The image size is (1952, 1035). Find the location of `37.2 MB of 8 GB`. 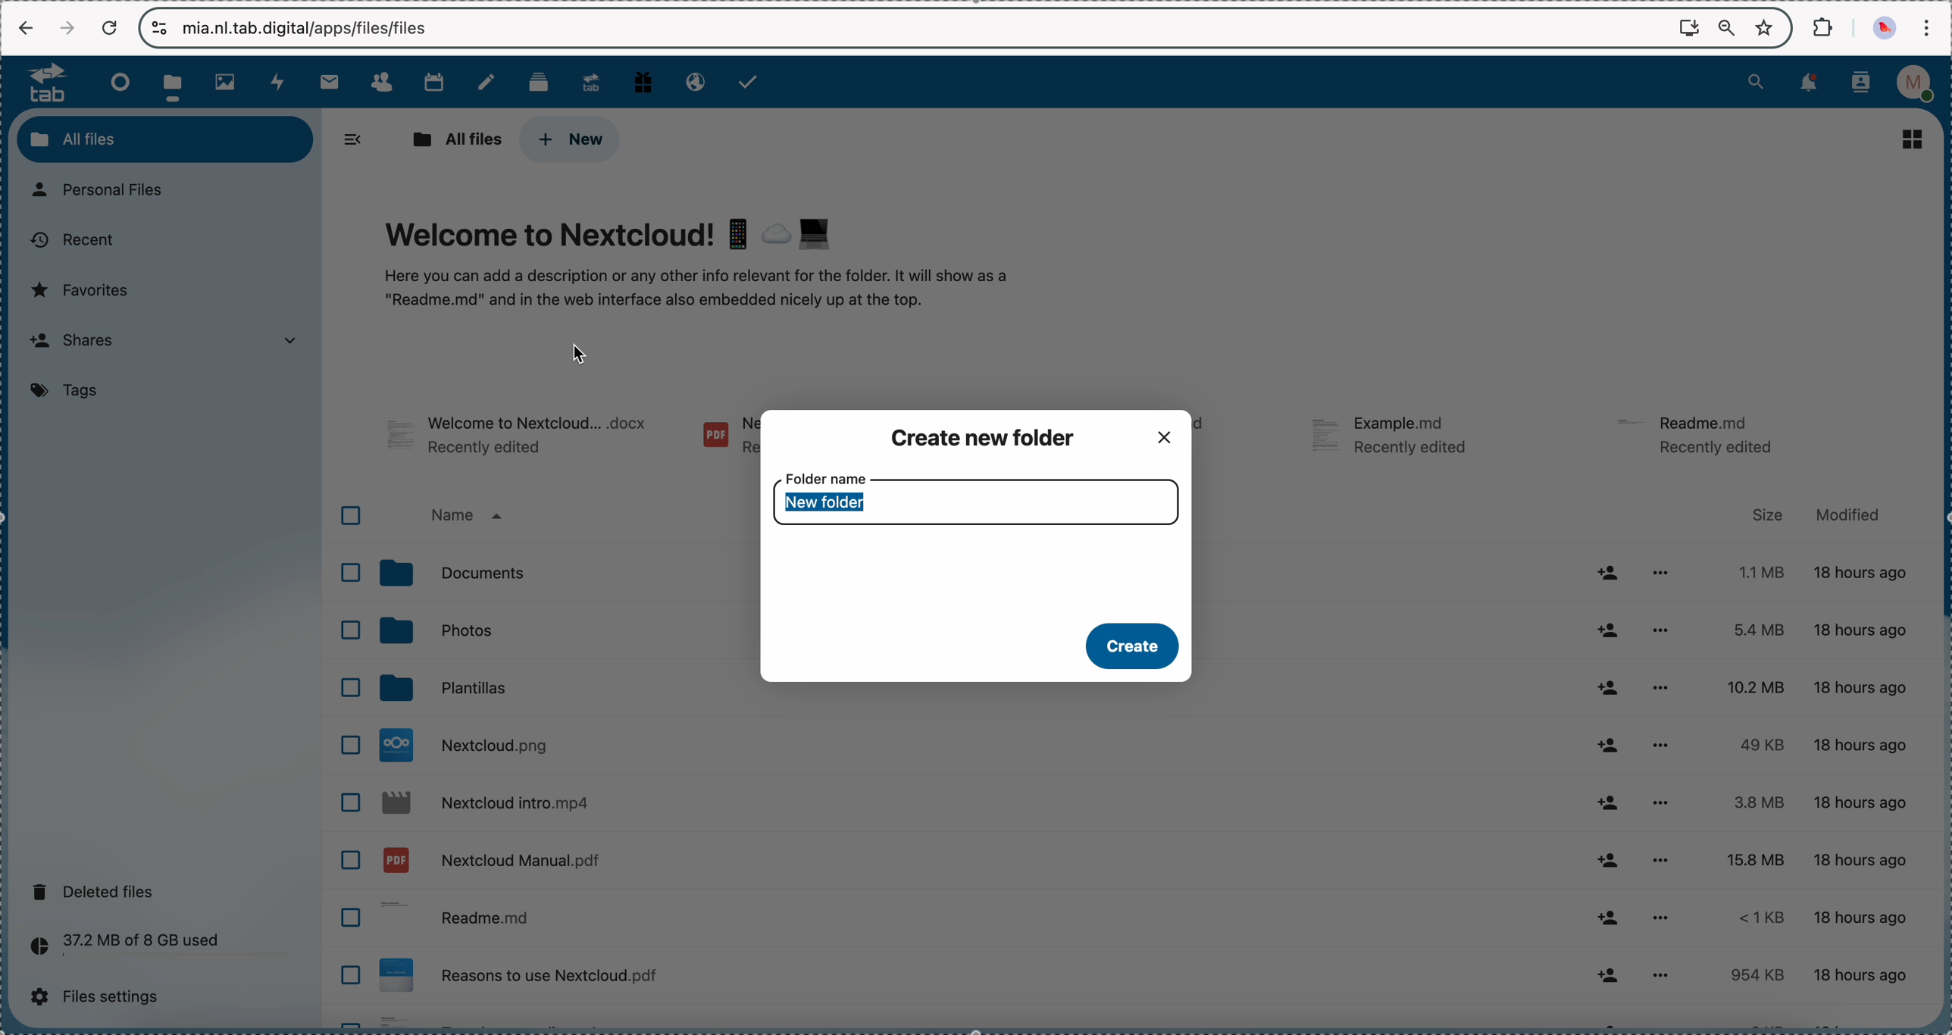

37.2 MB of 8 GB is located at coordinates (120, 949).